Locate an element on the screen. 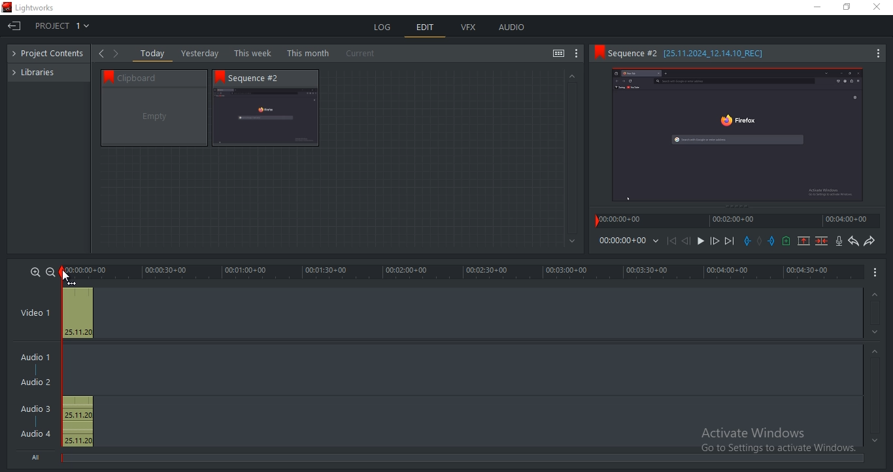  Greyed out up arrow is located at coordinates (877, 353).